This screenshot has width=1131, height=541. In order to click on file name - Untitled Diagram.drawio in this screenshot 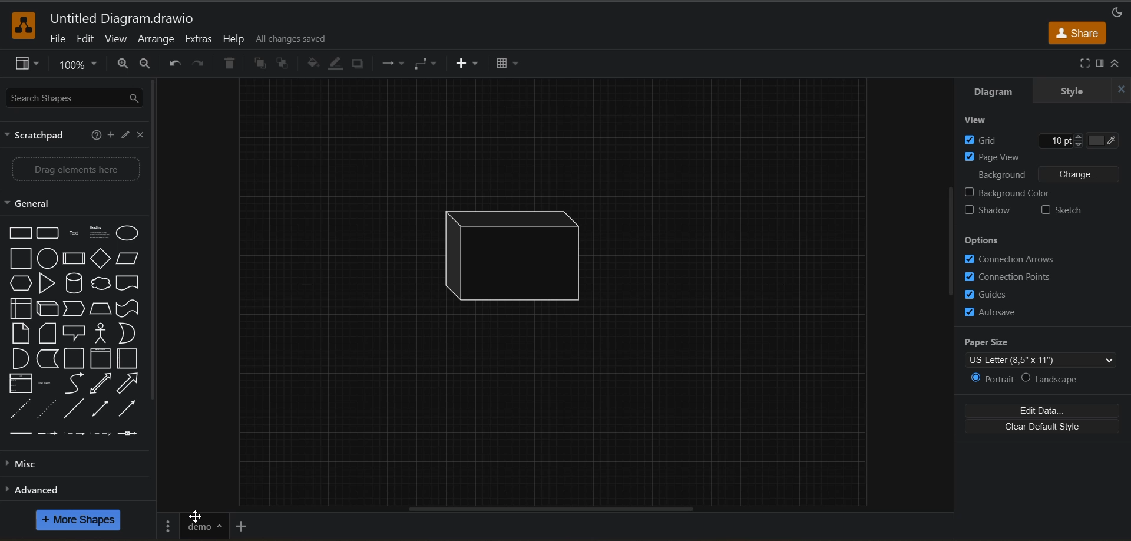, I will do `click(127, 19)`.